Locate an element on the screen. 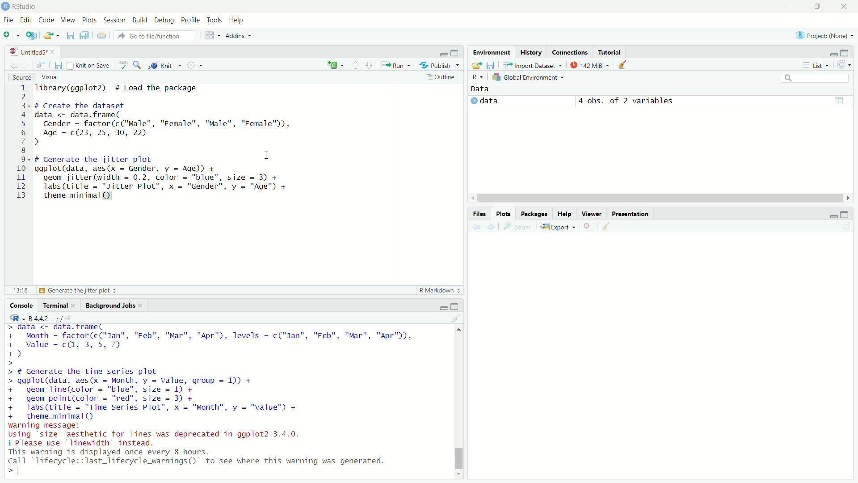 This screenshot has height=483, width=858. code is located at coordinates (45, 20).